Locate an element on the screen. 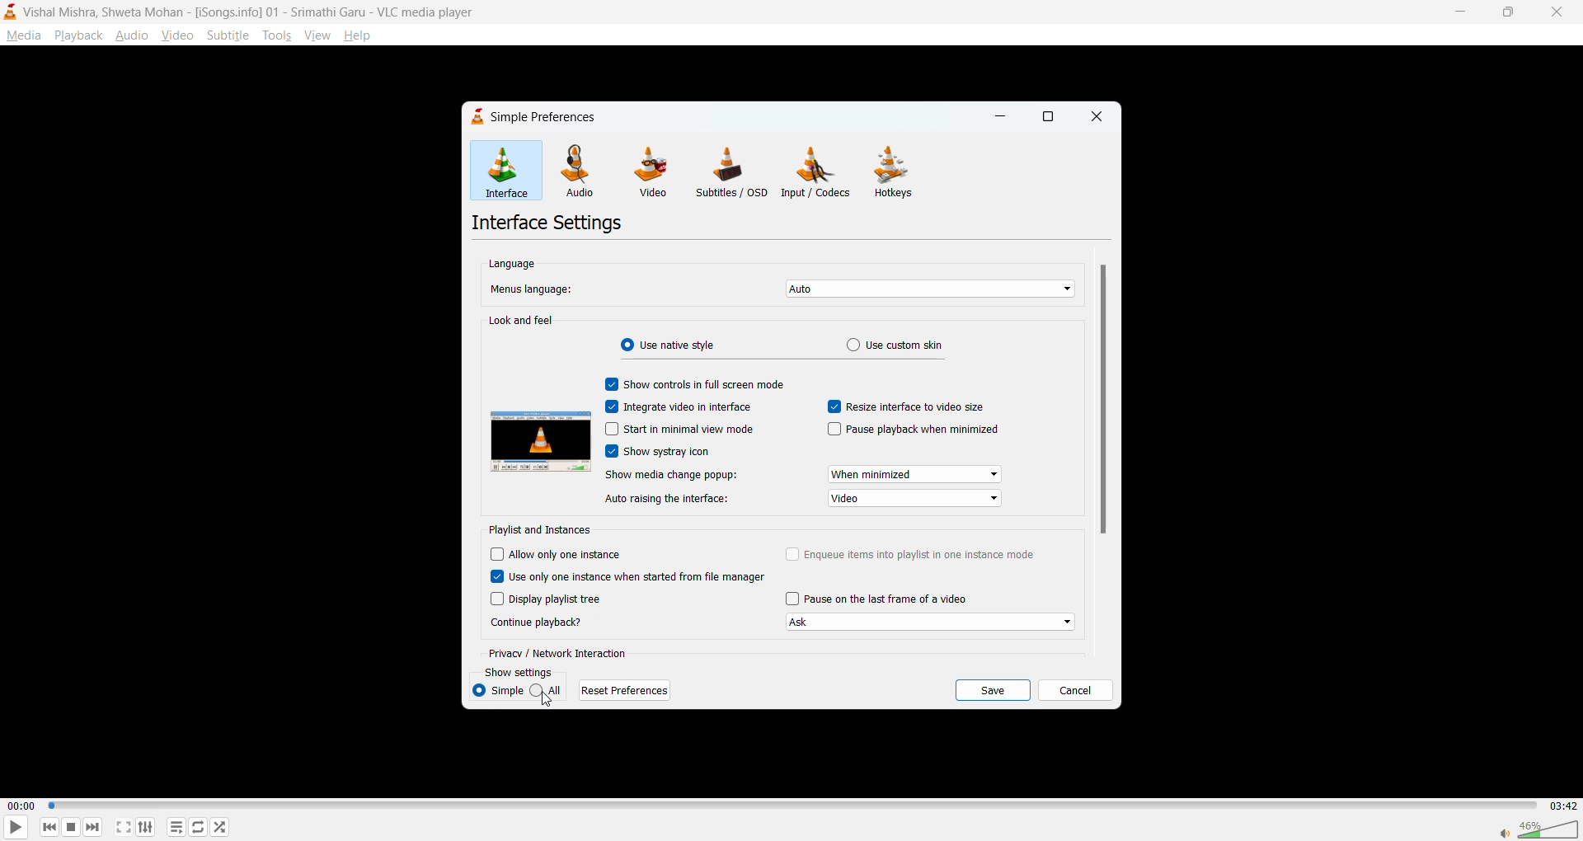 The height and width of the screenshot is (841, 1583). input/codecs is located at coordinates (819, 171).